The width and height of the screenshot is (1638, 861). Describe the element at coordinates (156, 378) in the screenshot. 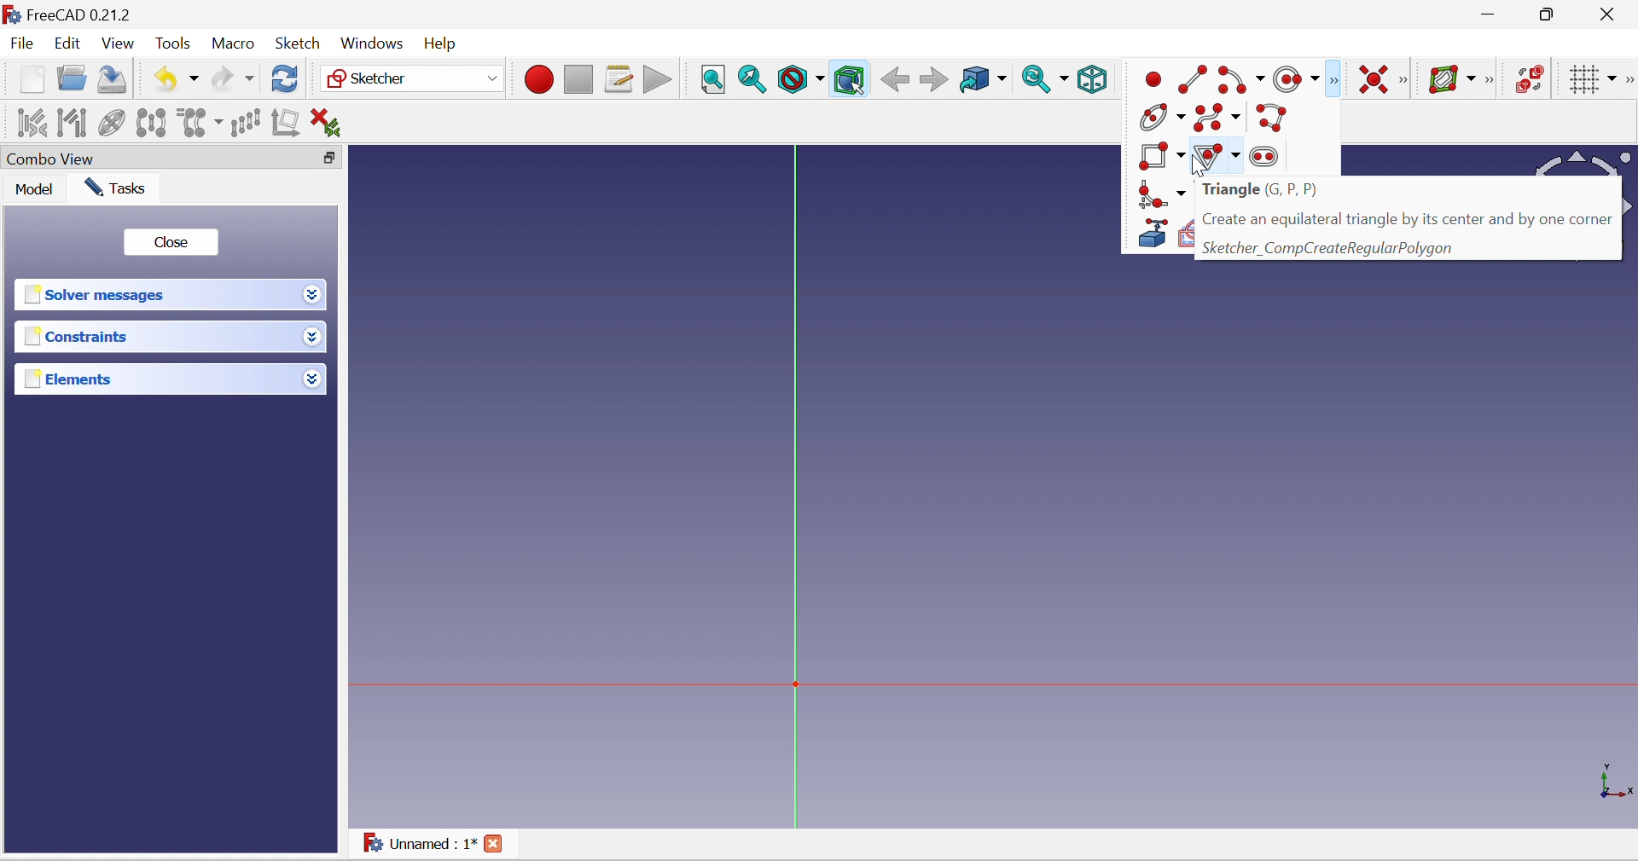

I see `Elements` at that location.